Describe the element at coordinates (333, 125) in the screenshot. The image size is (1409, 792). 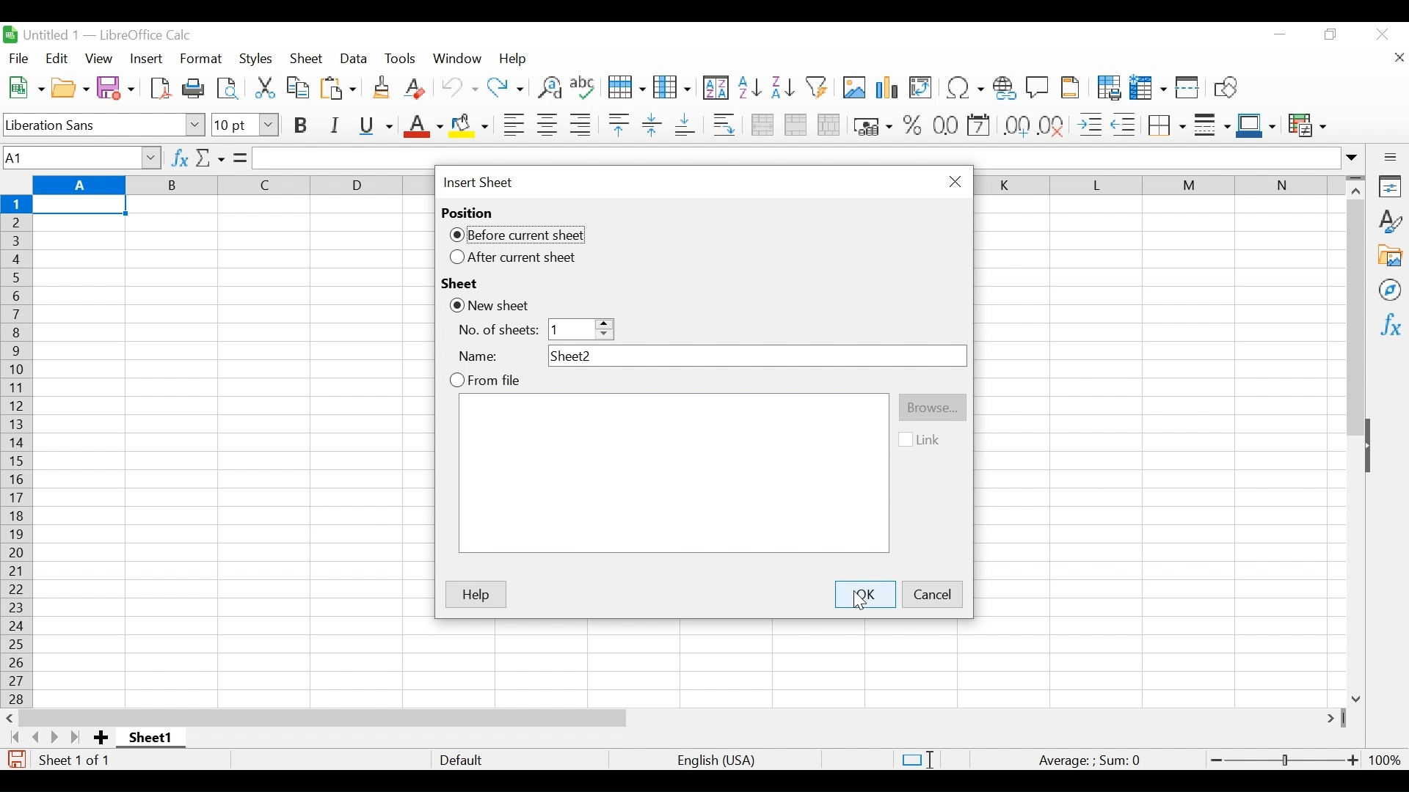
I see `Italics` at that location.